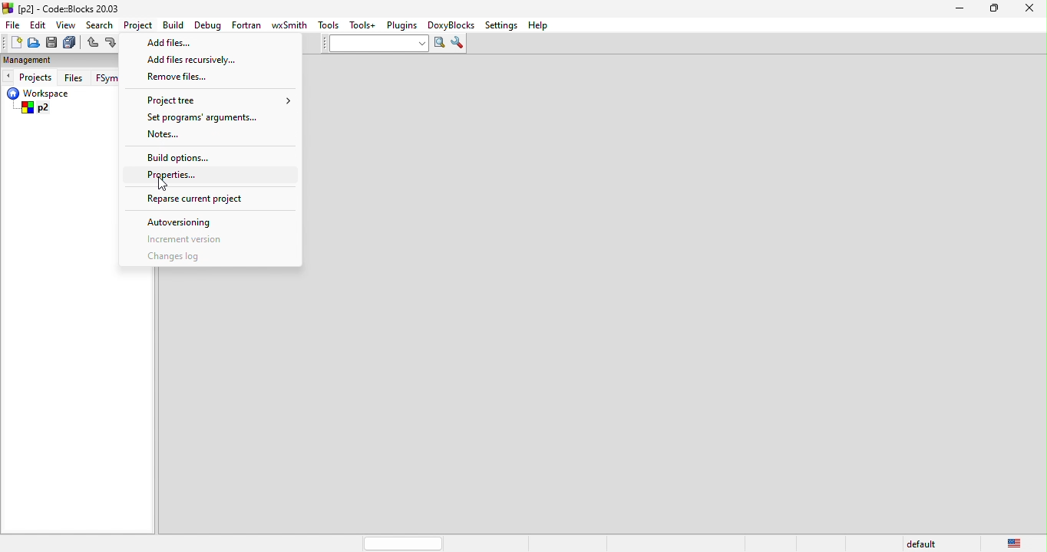 The width and height of the screenshot is (1047, 552). What do you see at coordinates (71, 43) in the screenshot?
I see `save everything` at bounding box center [71, 43].